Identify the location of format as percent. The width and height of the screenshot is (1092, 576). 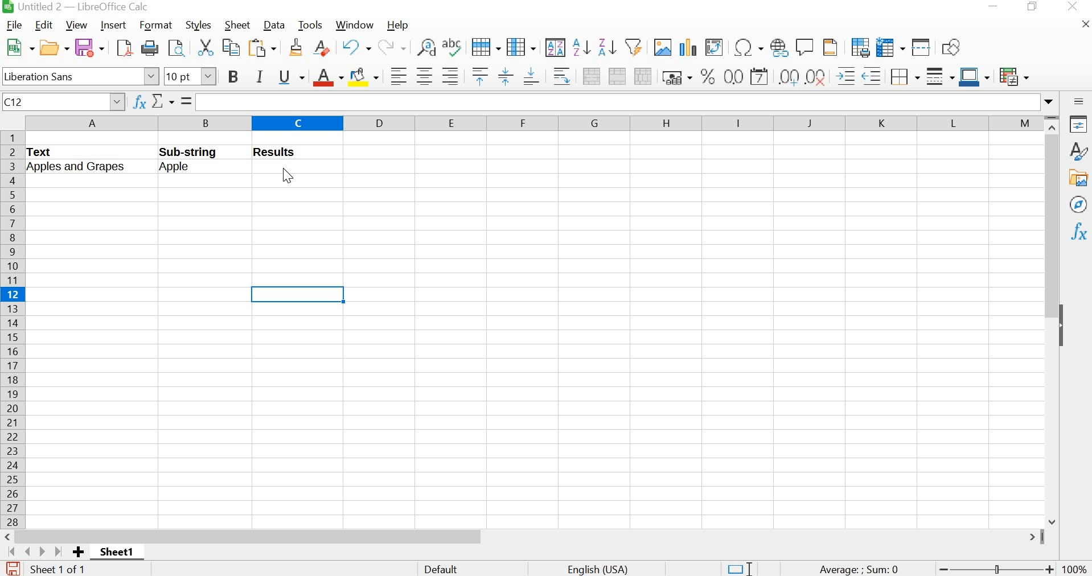
(706, 76).